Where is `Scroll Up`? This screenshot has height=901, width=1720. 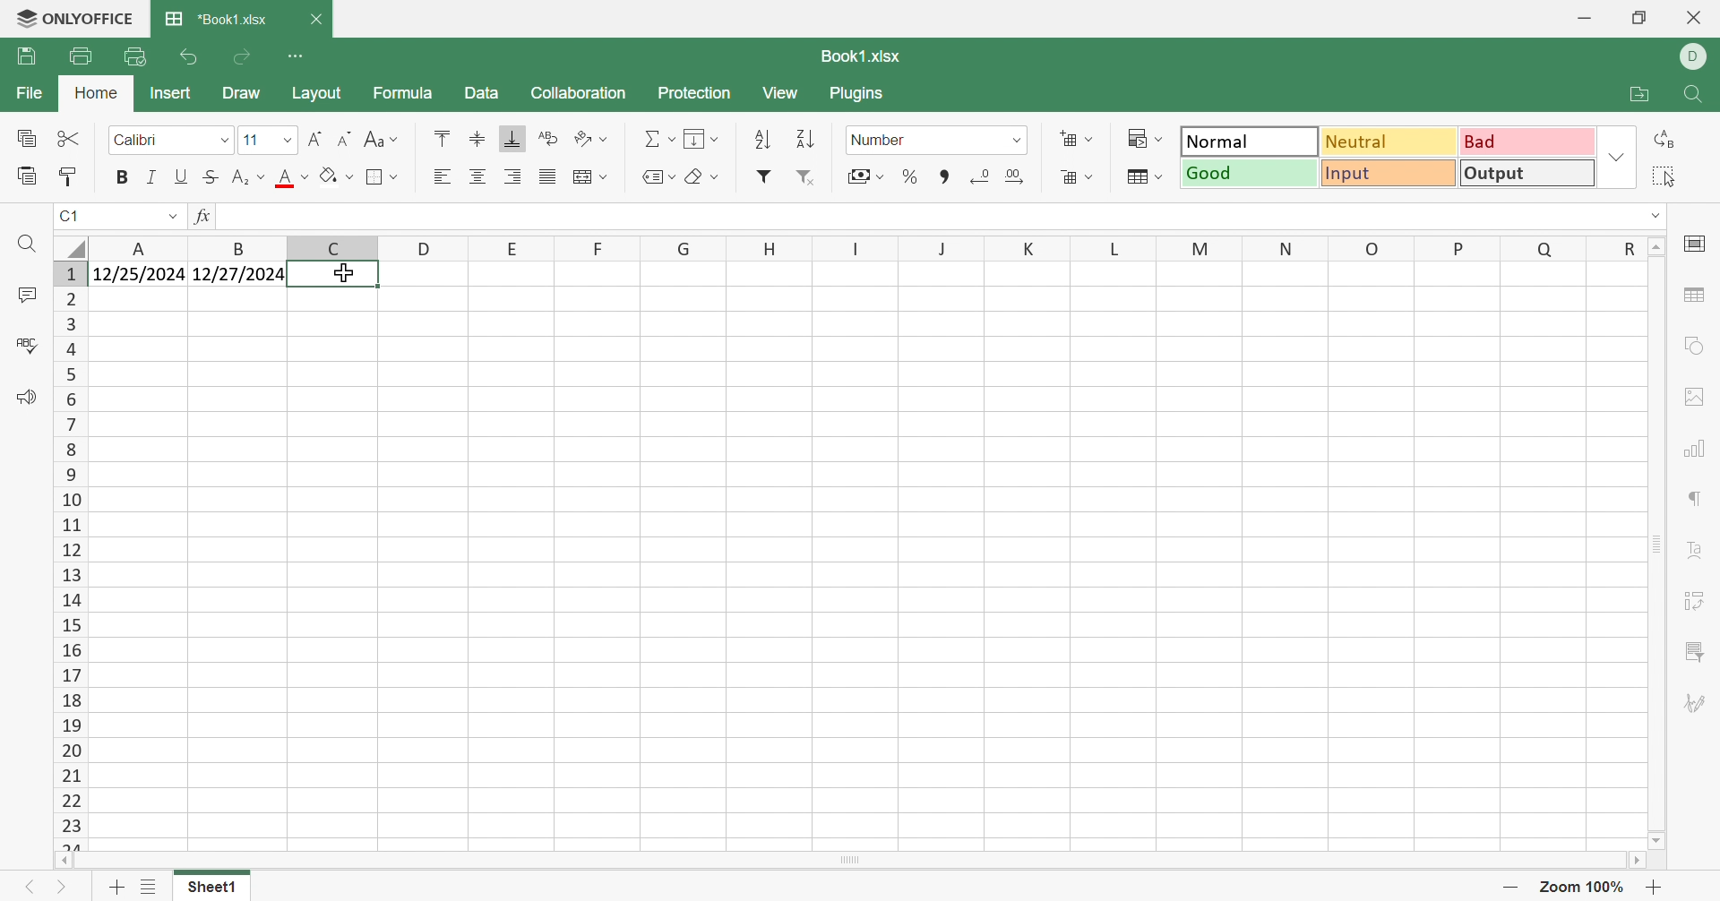
Scroll Up is located at coordinates (1651, 245).